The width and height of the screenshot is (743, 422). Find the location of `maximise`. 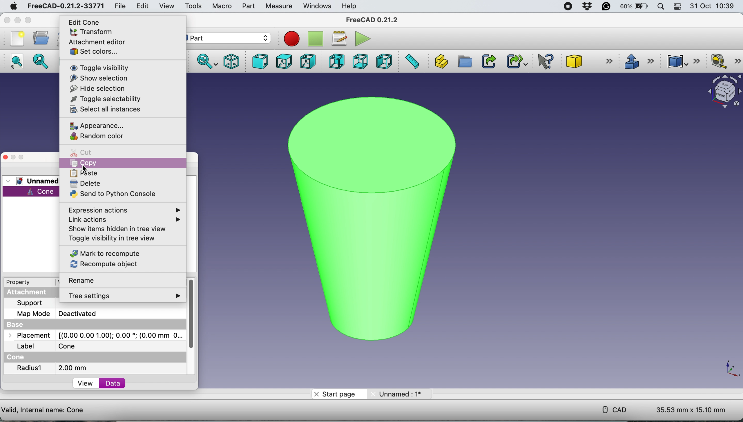

maximise is located at coordinates (39, 20).